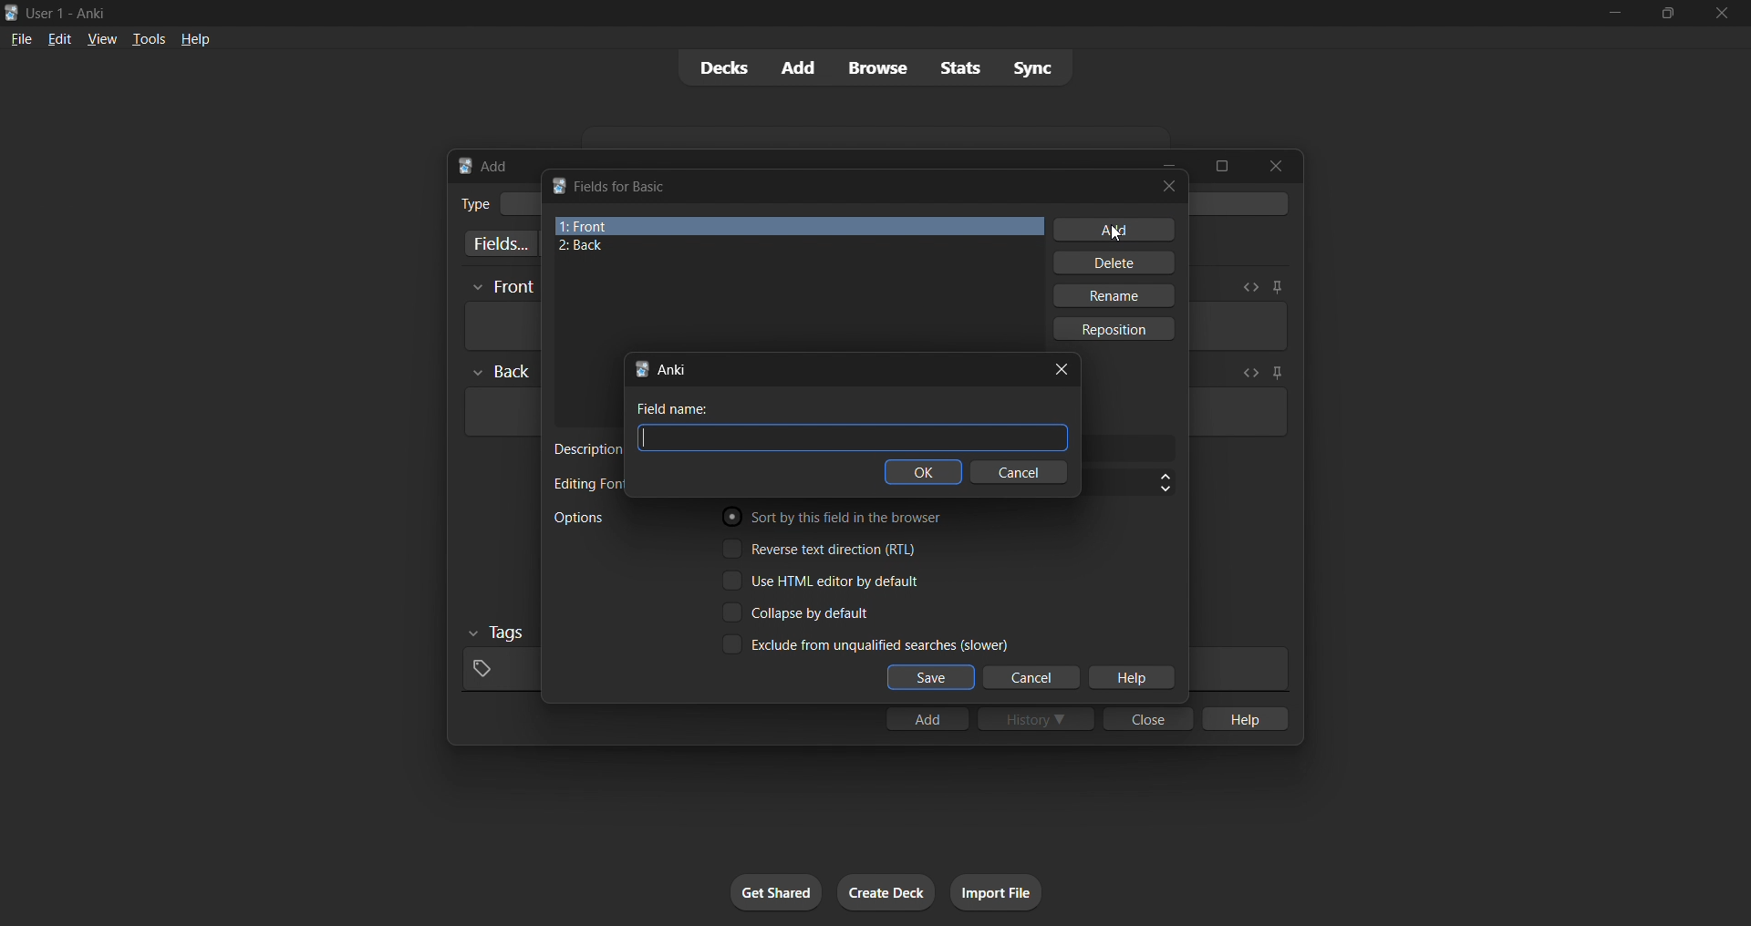 The image size is (1751, 926). Describe the element at coordinates (1148, 718) in the screenshot. I see `close` at that location.